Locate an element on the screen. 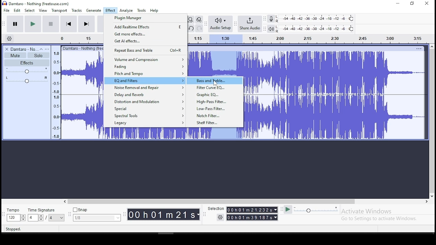 This screenshot has height=245, width=436. Maximize is located at coordinates (412, 3).